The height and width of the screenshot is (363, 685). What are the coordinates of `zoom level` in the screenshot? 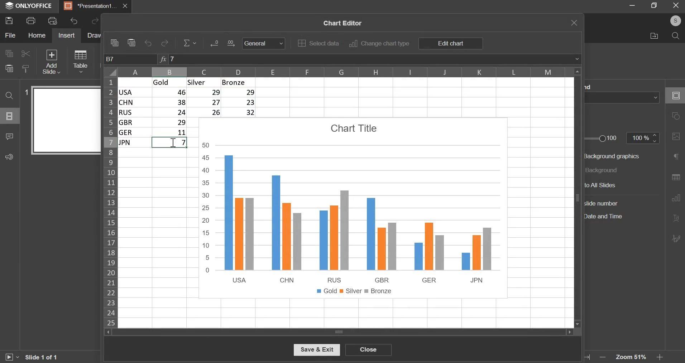 It's located at (631, 357).